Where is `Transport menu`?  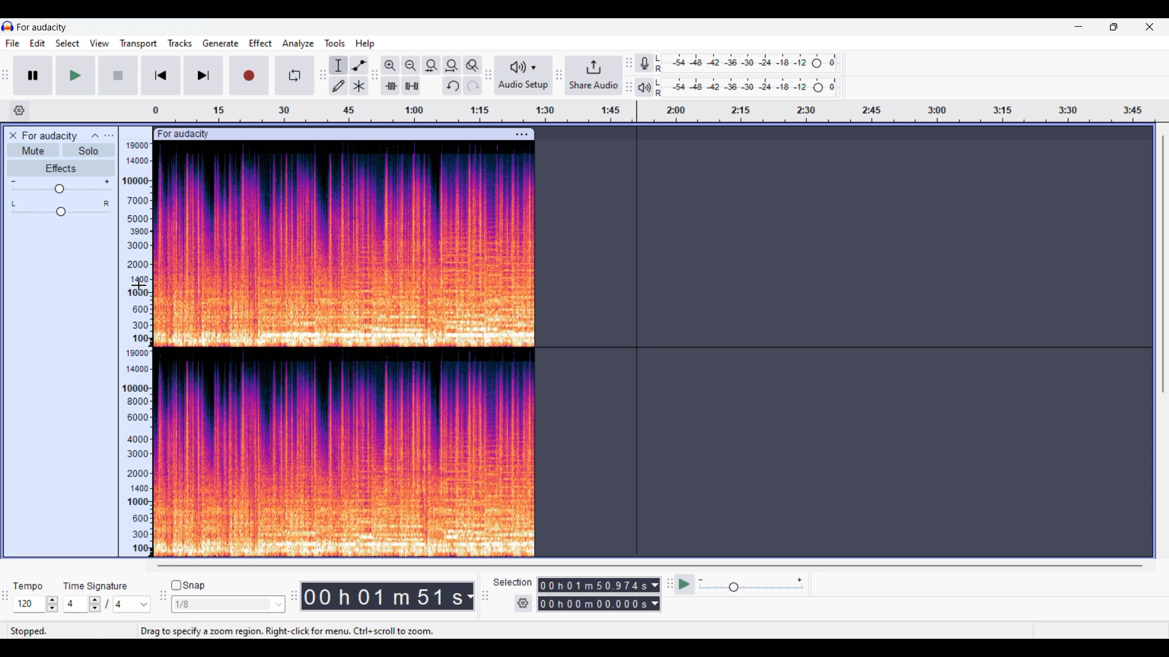 Transport menu is located at coordinates (138, 43).